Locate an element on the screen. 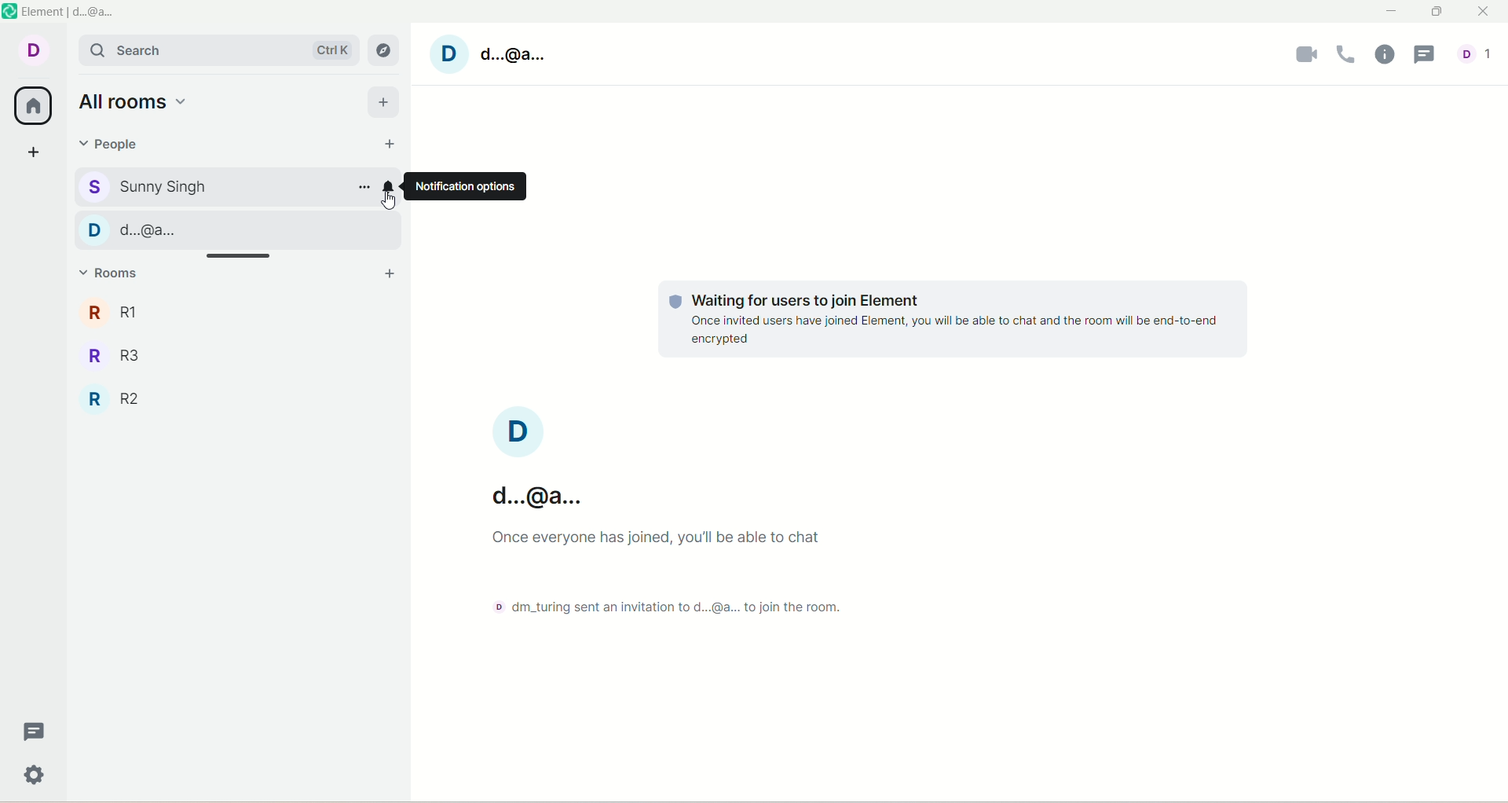 The width and height of the screenshot is (1508, 803). search is located at coordinates (218, 50).